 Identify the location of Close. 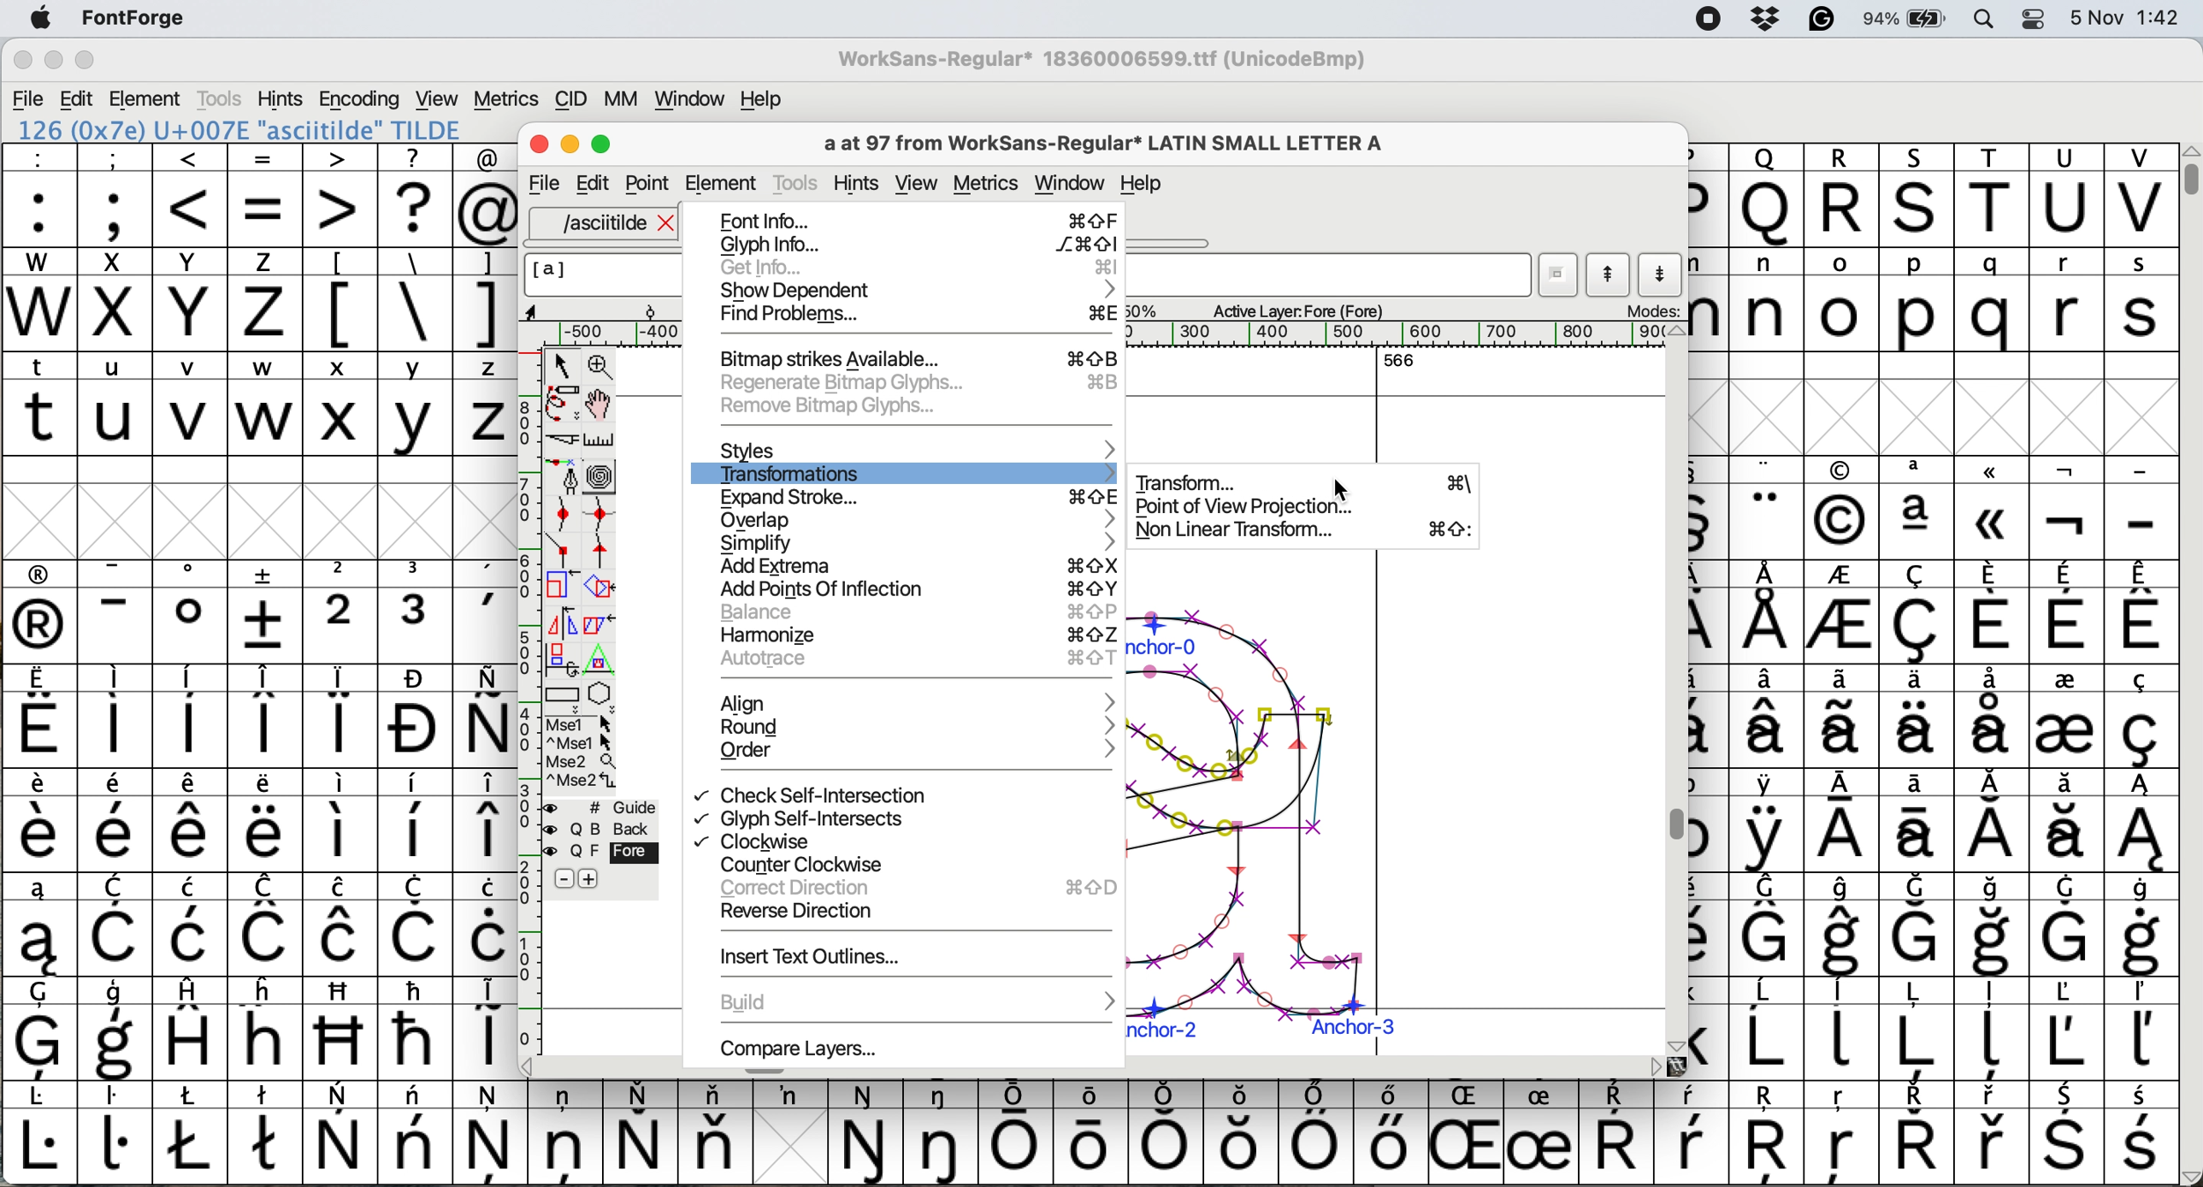
(540, 145).